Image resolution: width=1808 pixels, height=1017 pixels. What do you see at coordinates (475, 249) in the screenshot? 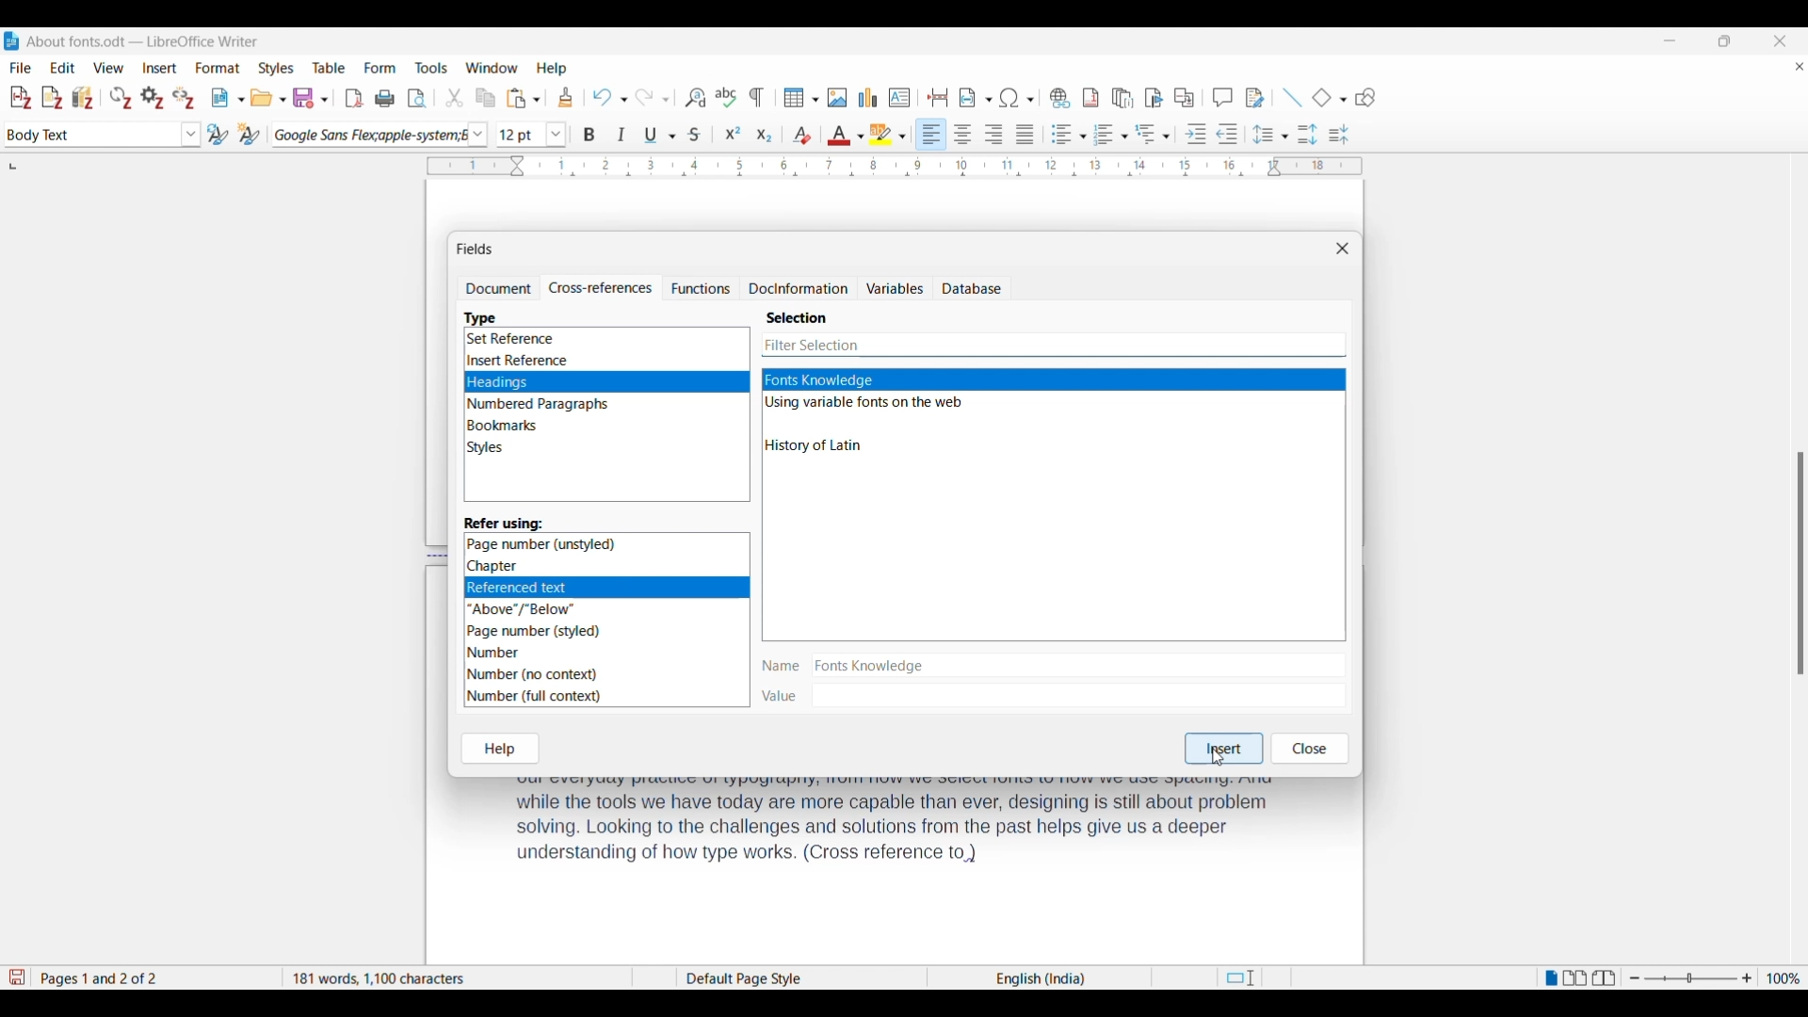
I see `Name of window` at bounding box center [475, 249].